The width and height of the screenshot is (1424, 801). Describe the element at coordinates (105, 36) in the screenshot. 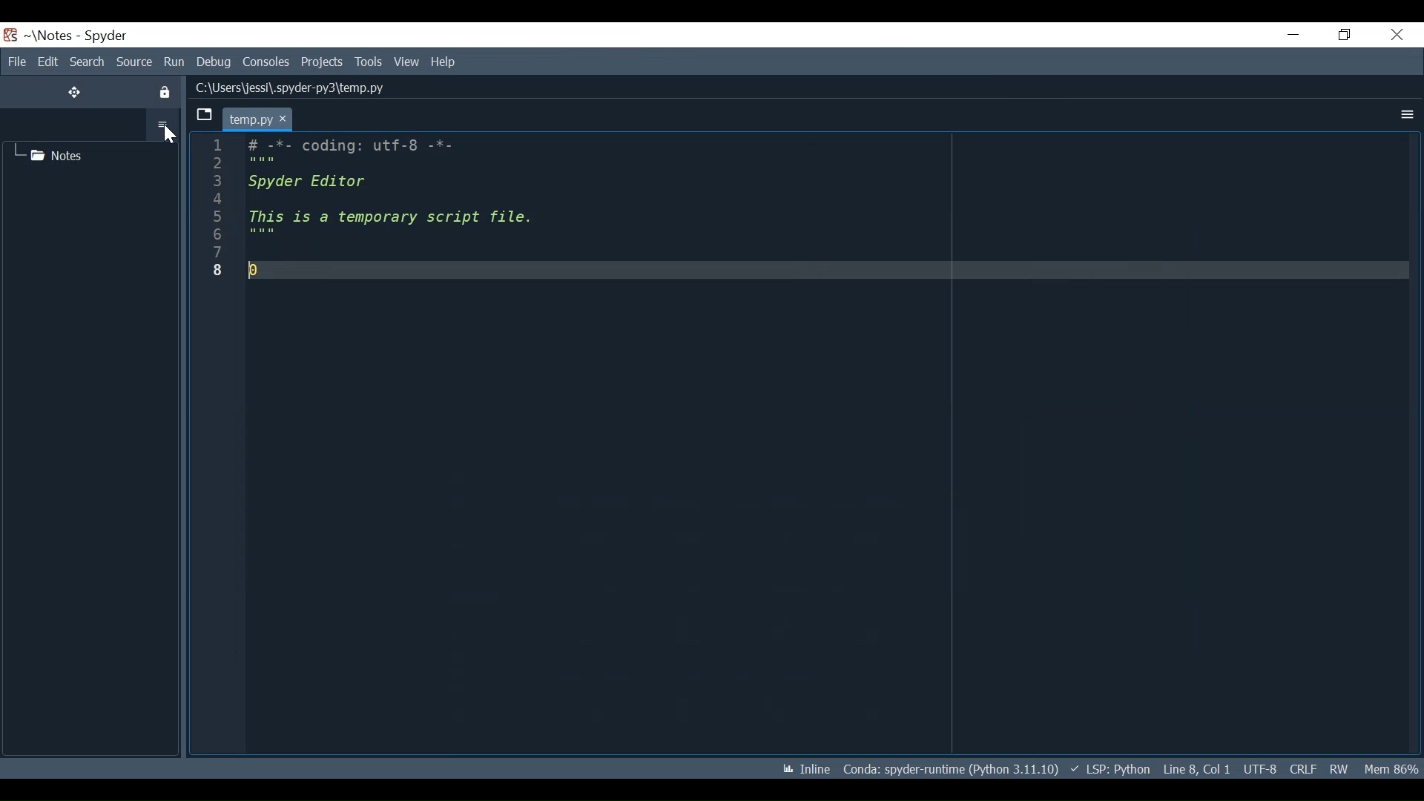

I see `Spyder` at that location.